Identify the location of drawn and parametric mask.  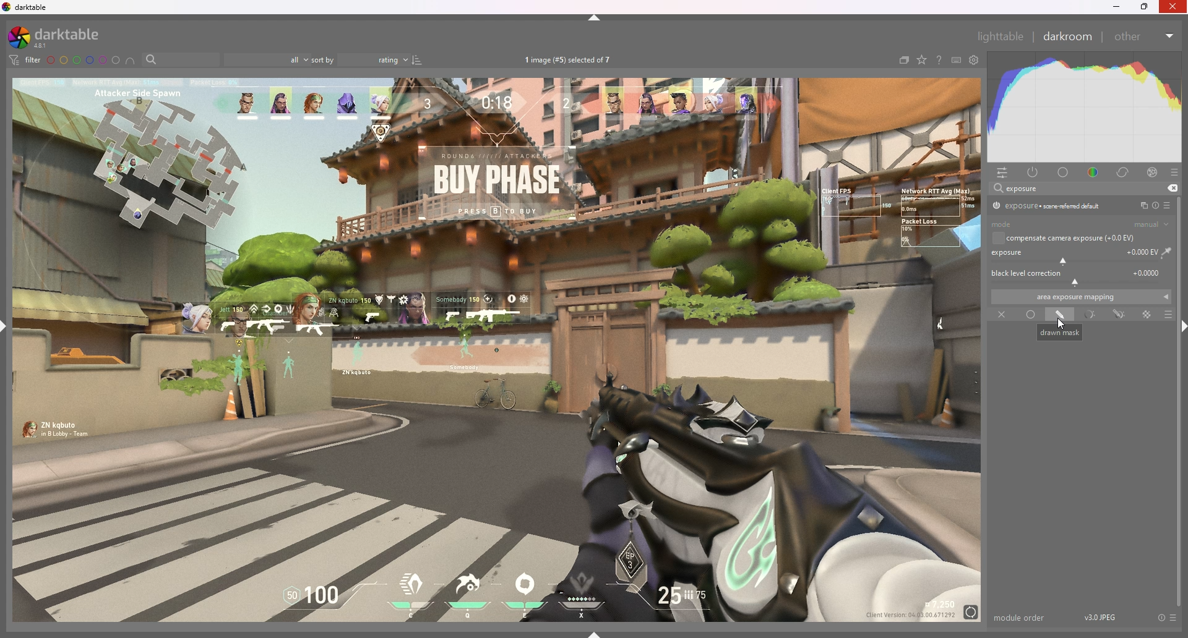
(1121, 315).